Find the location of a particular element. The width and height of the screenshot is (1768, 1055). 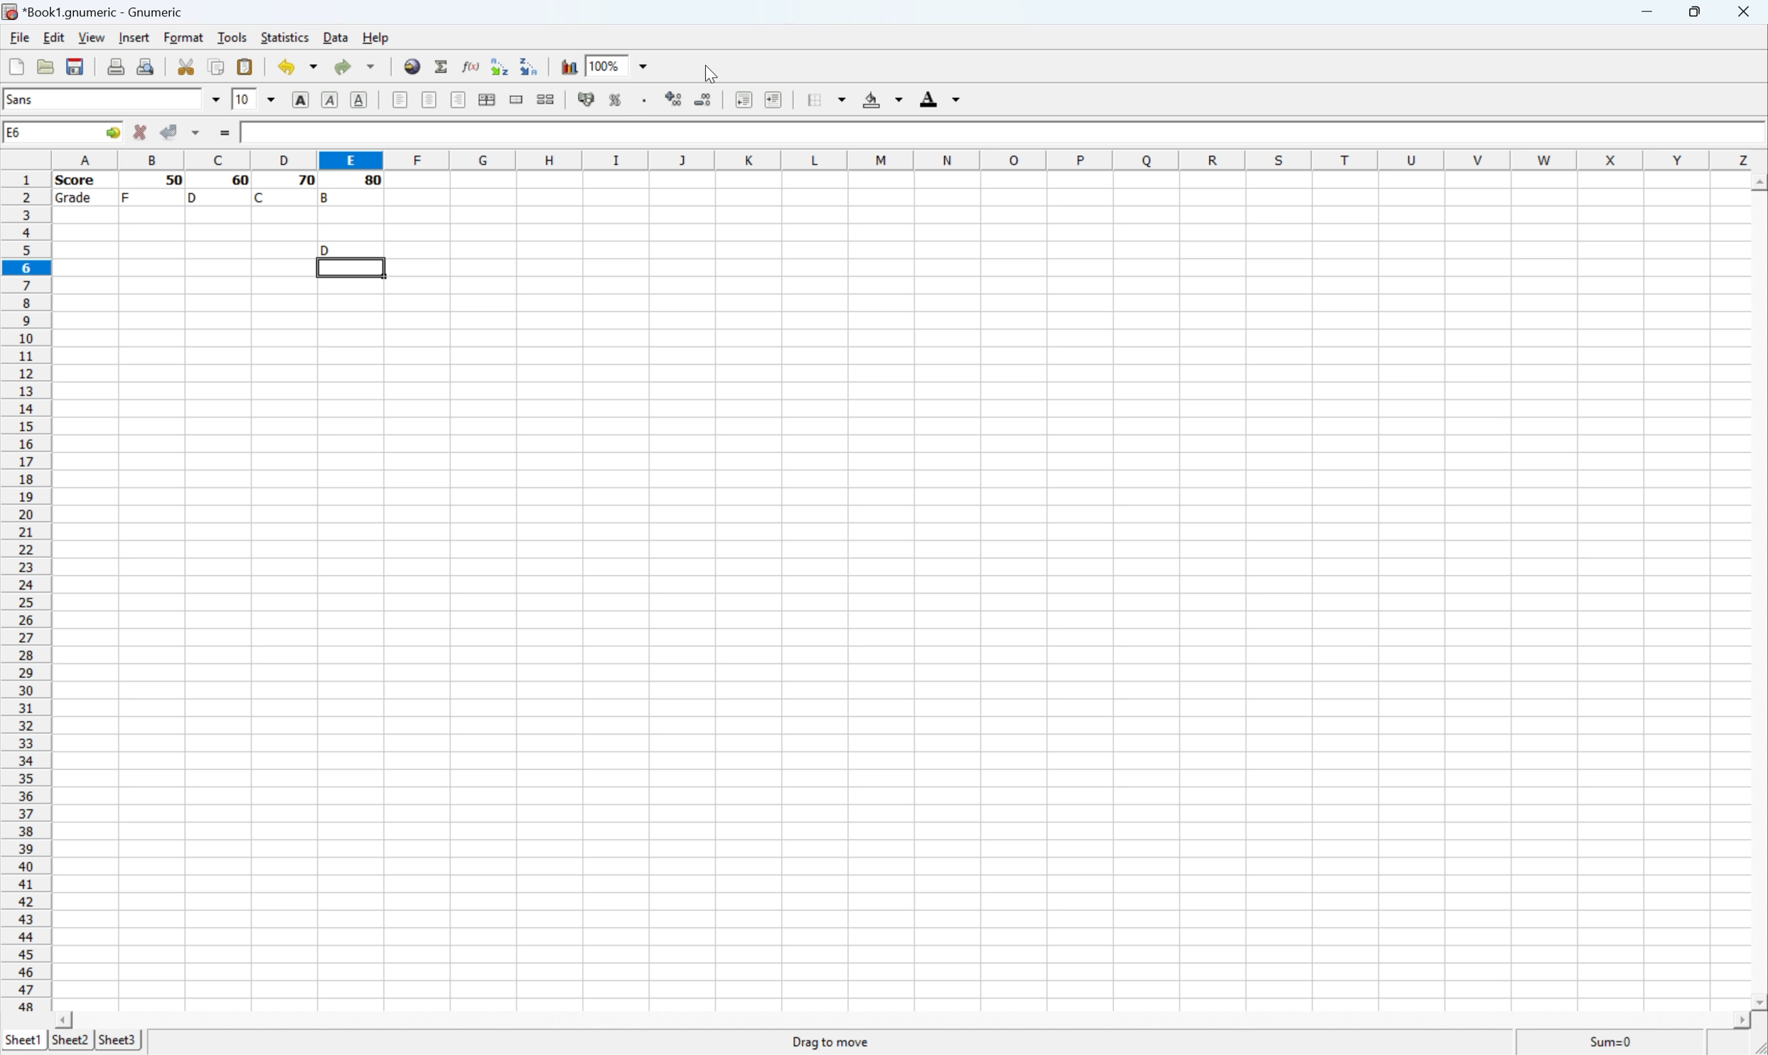

Scroll Left is located at coordinates (60, 1017).